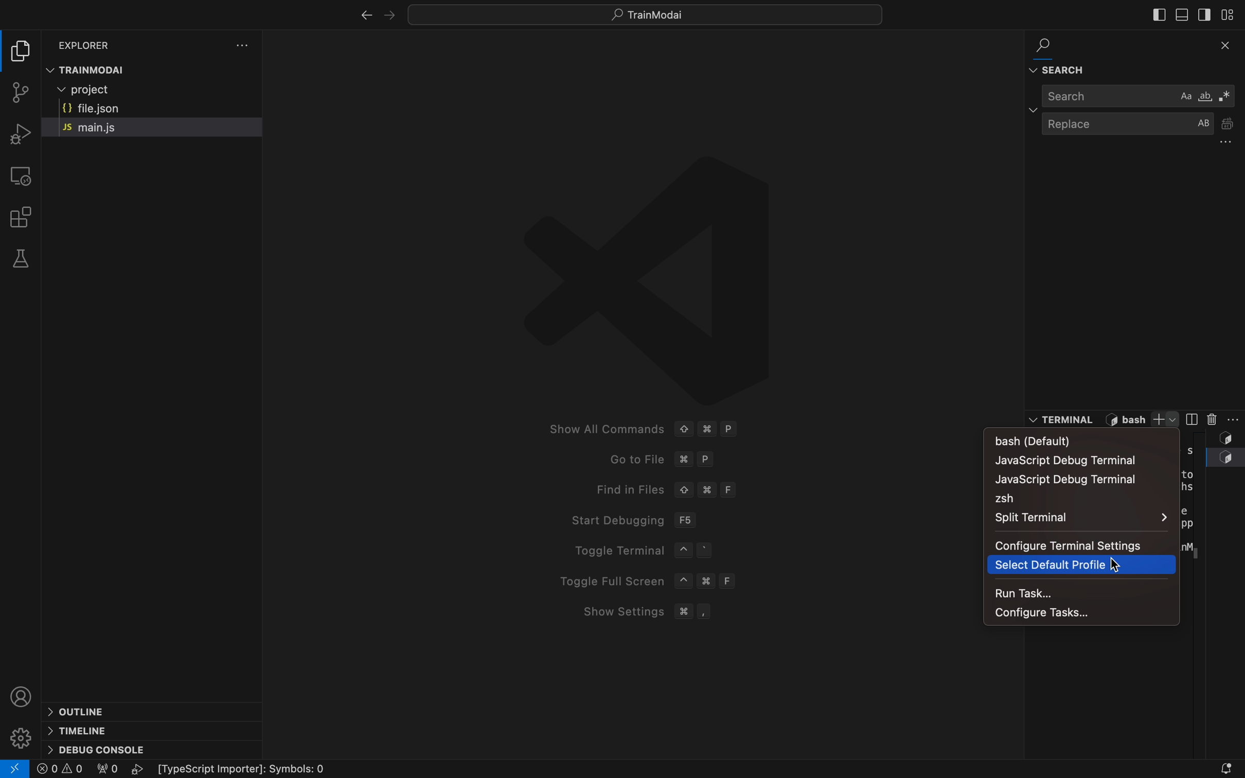 The height and width of the screenshot is (778, 1245). I want to click on sidebar at bottom, so click(1180, 14).